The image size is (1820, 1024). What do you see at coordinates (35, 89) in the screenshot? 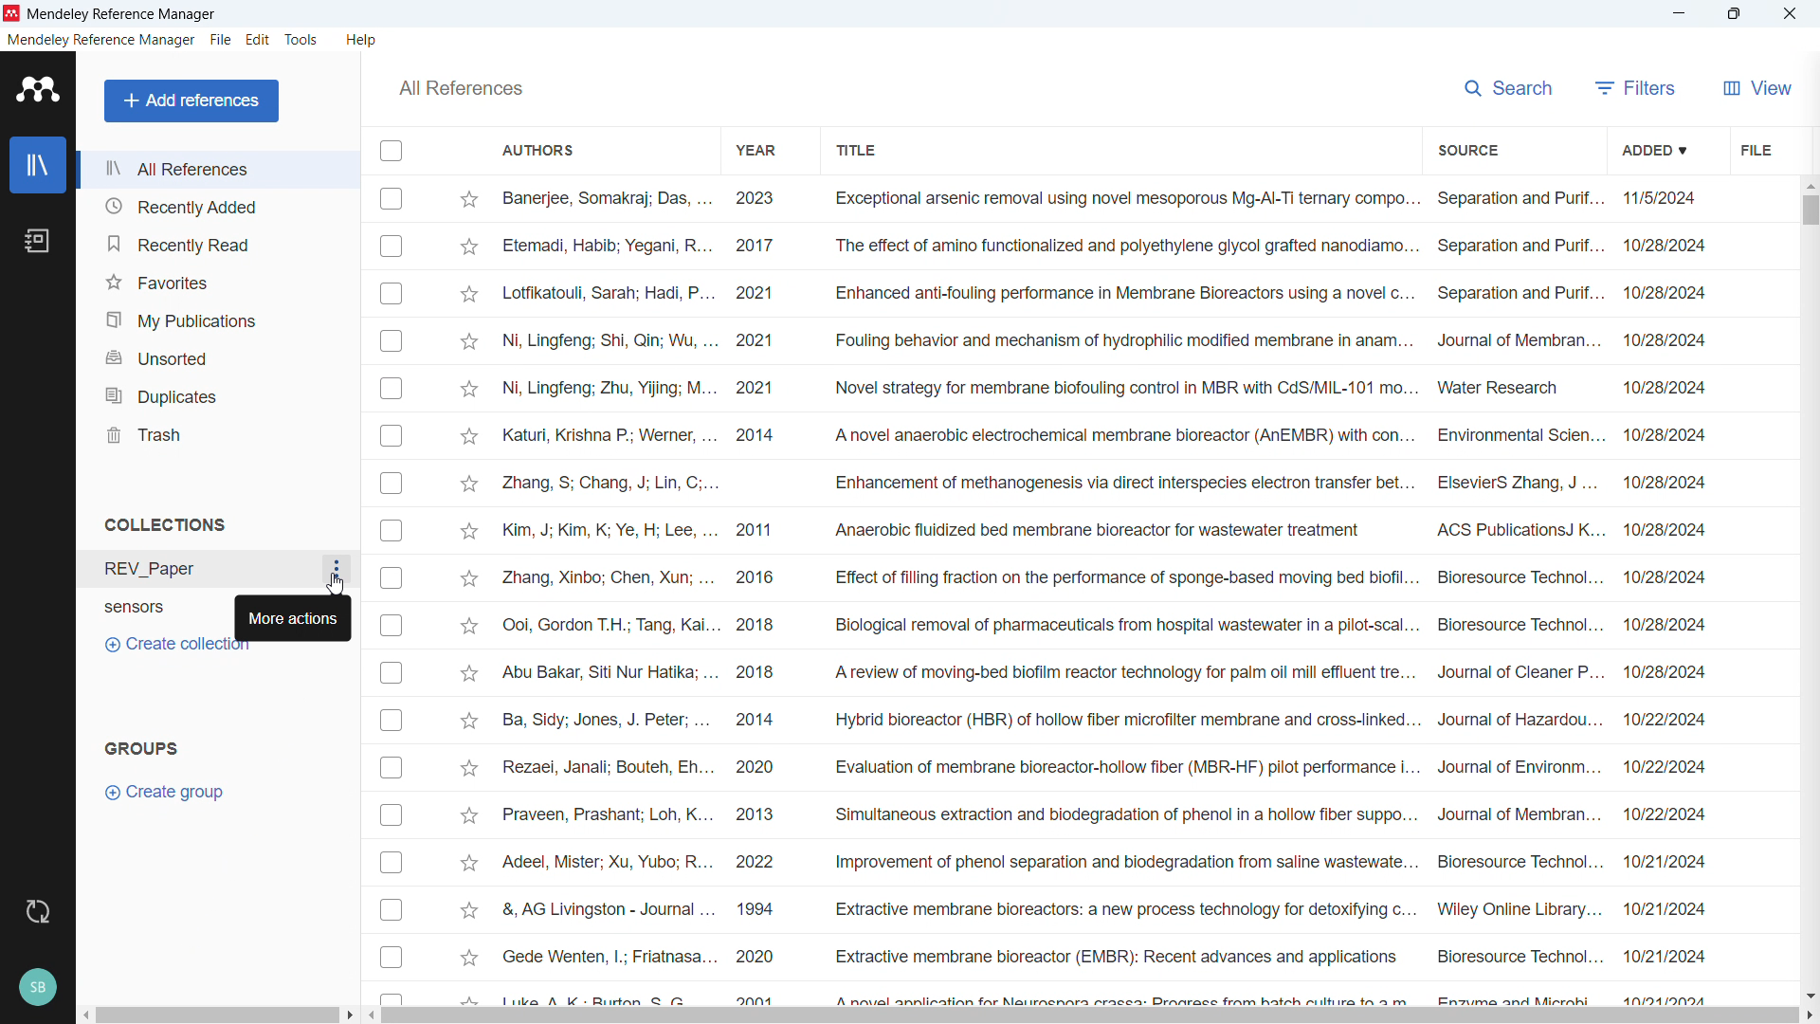
I see `Software logo` at bounding box center [35, 89].